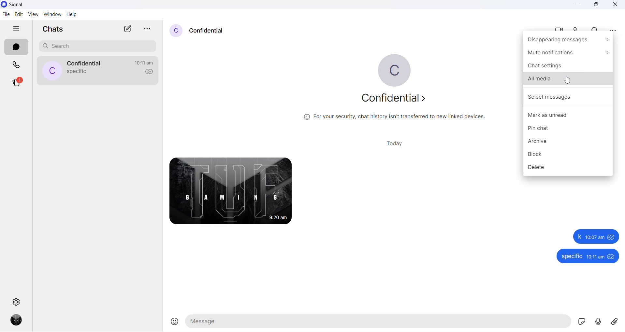 The height and width of the screenshot is (332, 625). Describe the element at coordinates (581, 322) in the screenshot. I see `sticker` at that location.